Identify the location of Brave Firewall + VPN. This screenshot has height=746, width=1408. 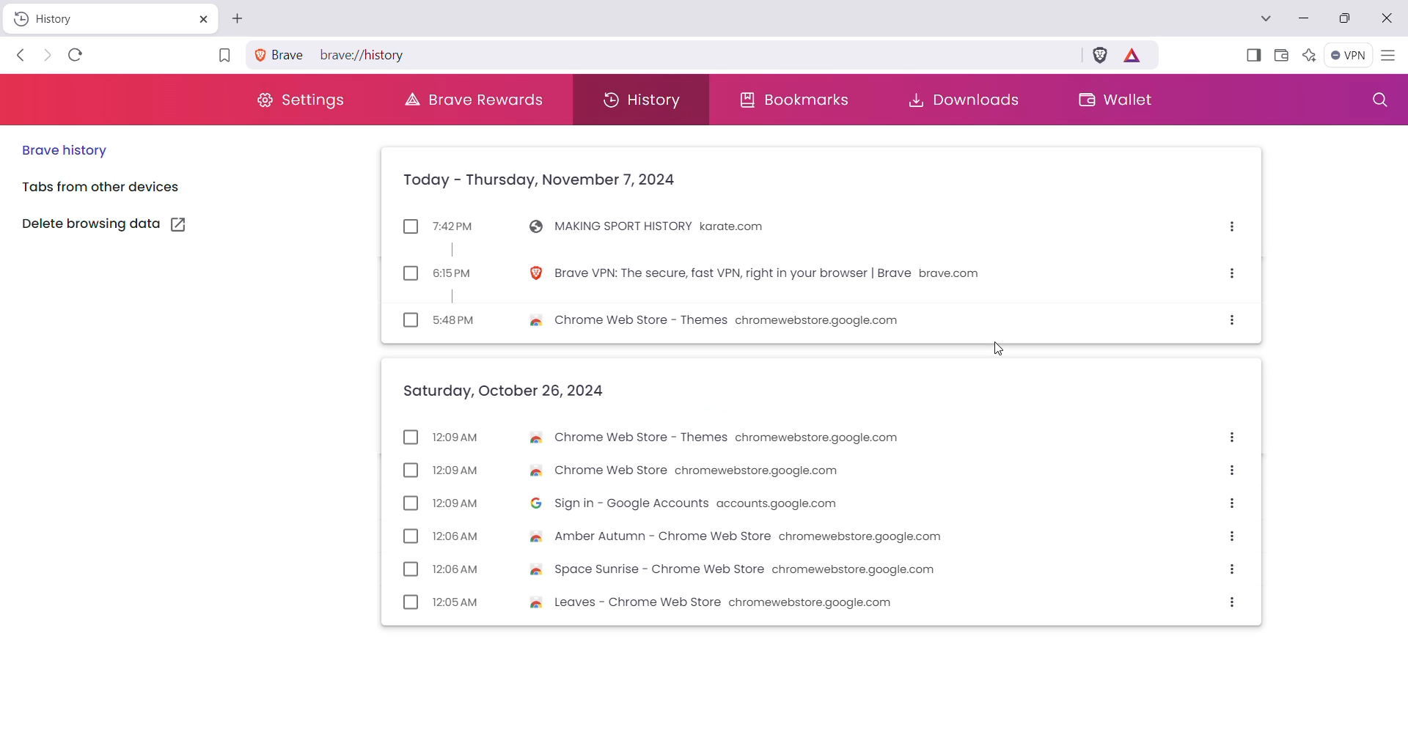
(1349, 55).